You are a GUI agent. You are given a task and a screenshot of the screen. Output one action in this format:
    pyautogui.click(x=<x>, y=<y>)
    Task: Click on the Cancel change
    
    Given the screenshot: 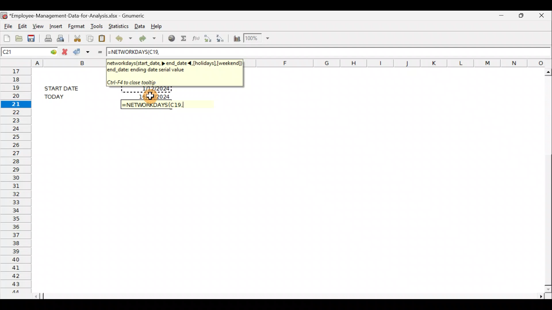 What is the action you would take?
    pyautogui.click(x=64, y=51)
    